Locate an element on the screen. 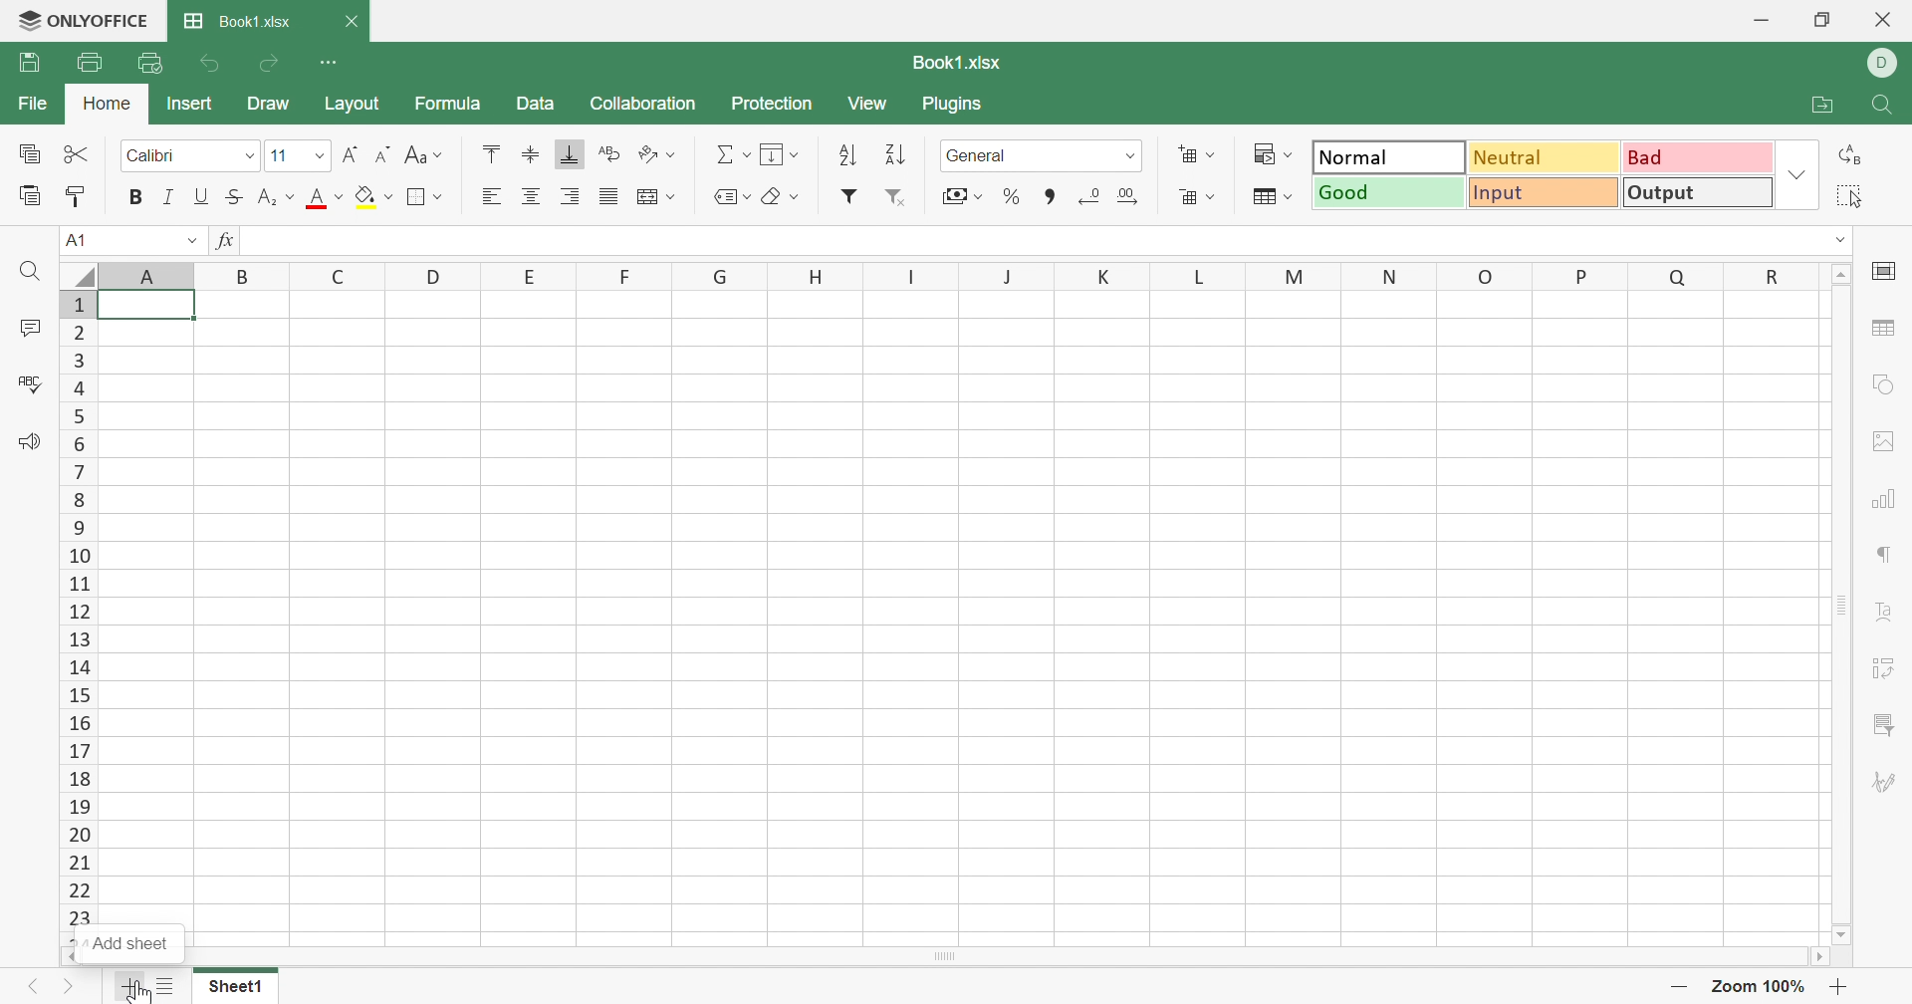 The height and width of the screenshot is (1004, 1912). J is located at coordinates (997, 277).